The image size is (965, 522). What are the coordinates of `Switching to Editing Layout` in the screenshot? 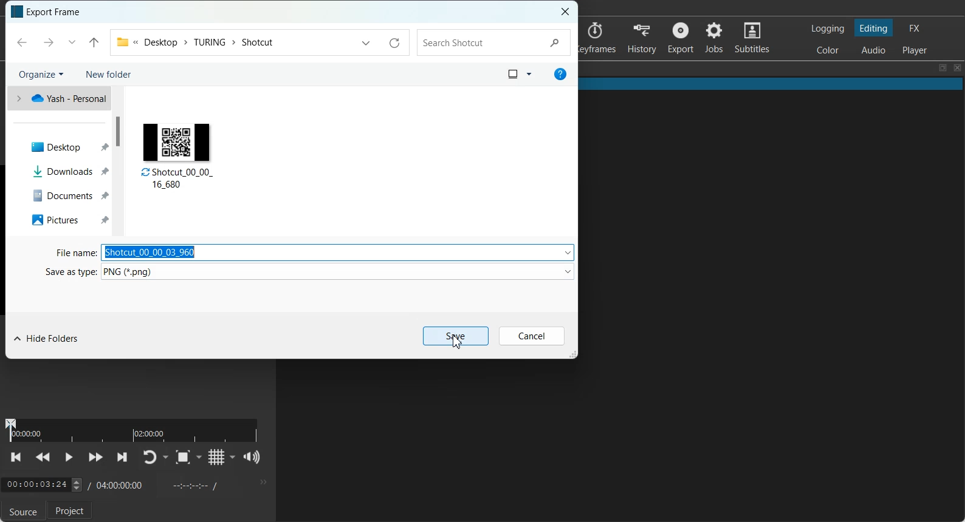 It's located at (873, 28).